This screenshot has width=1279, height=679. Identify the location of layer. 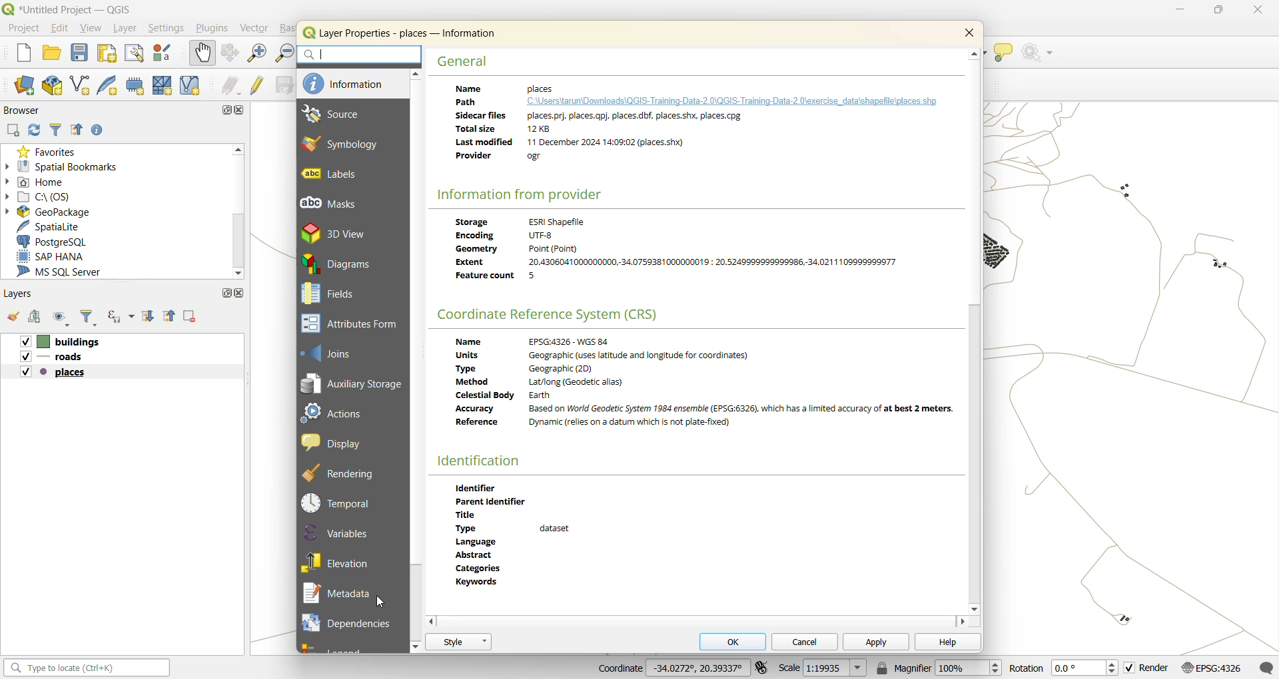
(129, 28).